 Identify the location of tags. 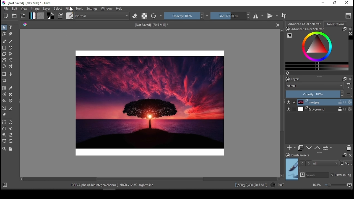
(319, 163).